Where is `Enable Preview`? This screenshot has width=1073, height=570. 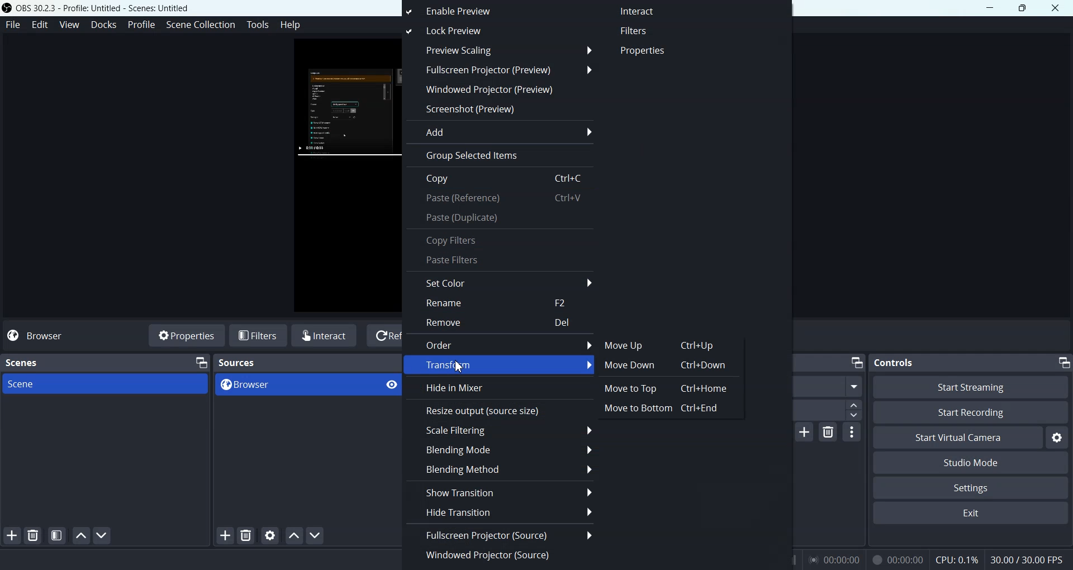 Enable Preview is located at coordinates (473, 11).